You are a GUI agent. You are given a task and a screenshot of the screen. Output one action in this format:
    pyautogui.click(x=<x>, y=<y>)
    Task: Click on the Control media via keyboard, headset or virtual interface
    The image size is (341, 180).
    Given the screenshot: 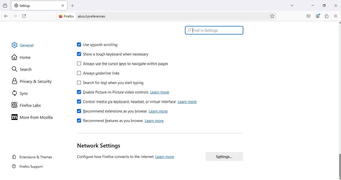 What is the action you would take?
    pyautogui.click(x=125, y=101)
    